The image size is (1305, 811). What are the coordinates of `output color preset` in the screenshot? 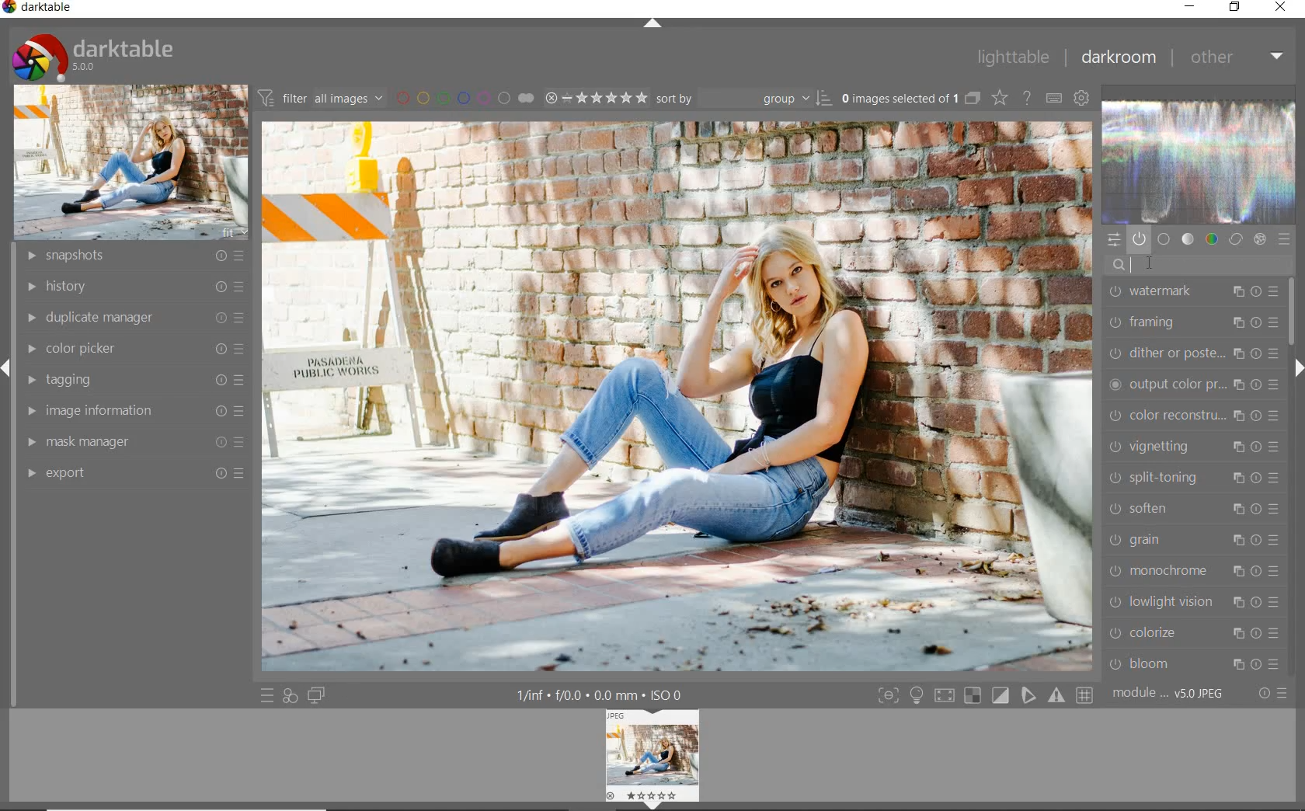 It's located at (1190, 386).